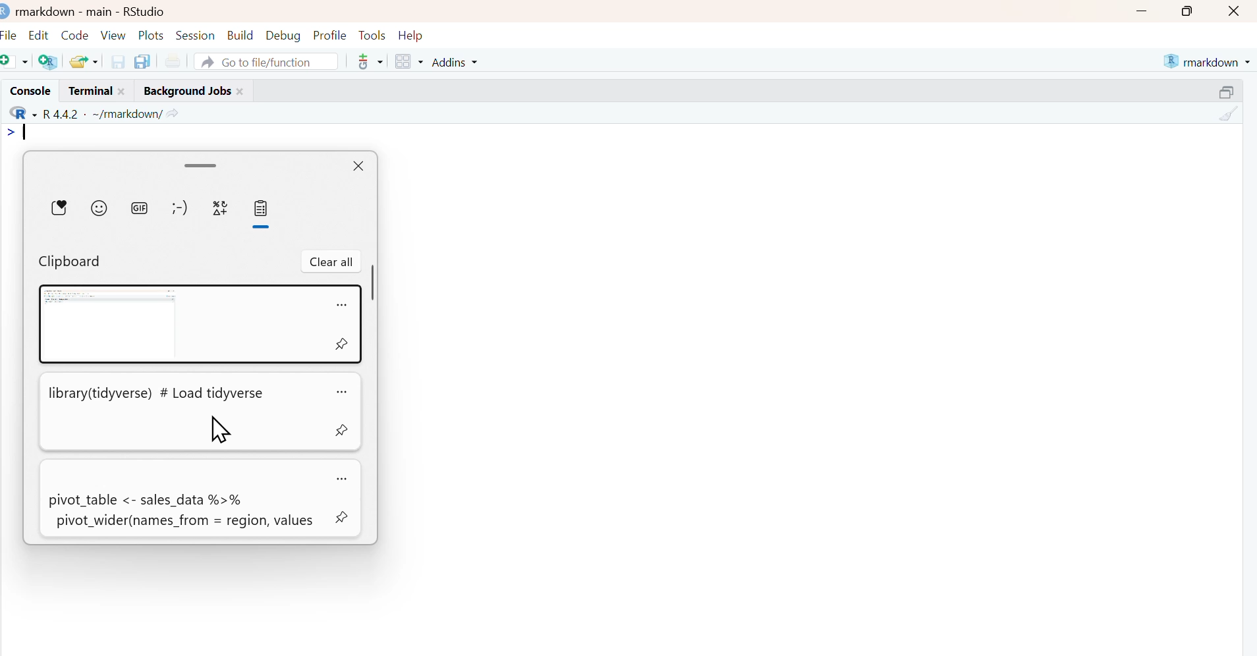  I want to click on cursor, so click(223, 429).